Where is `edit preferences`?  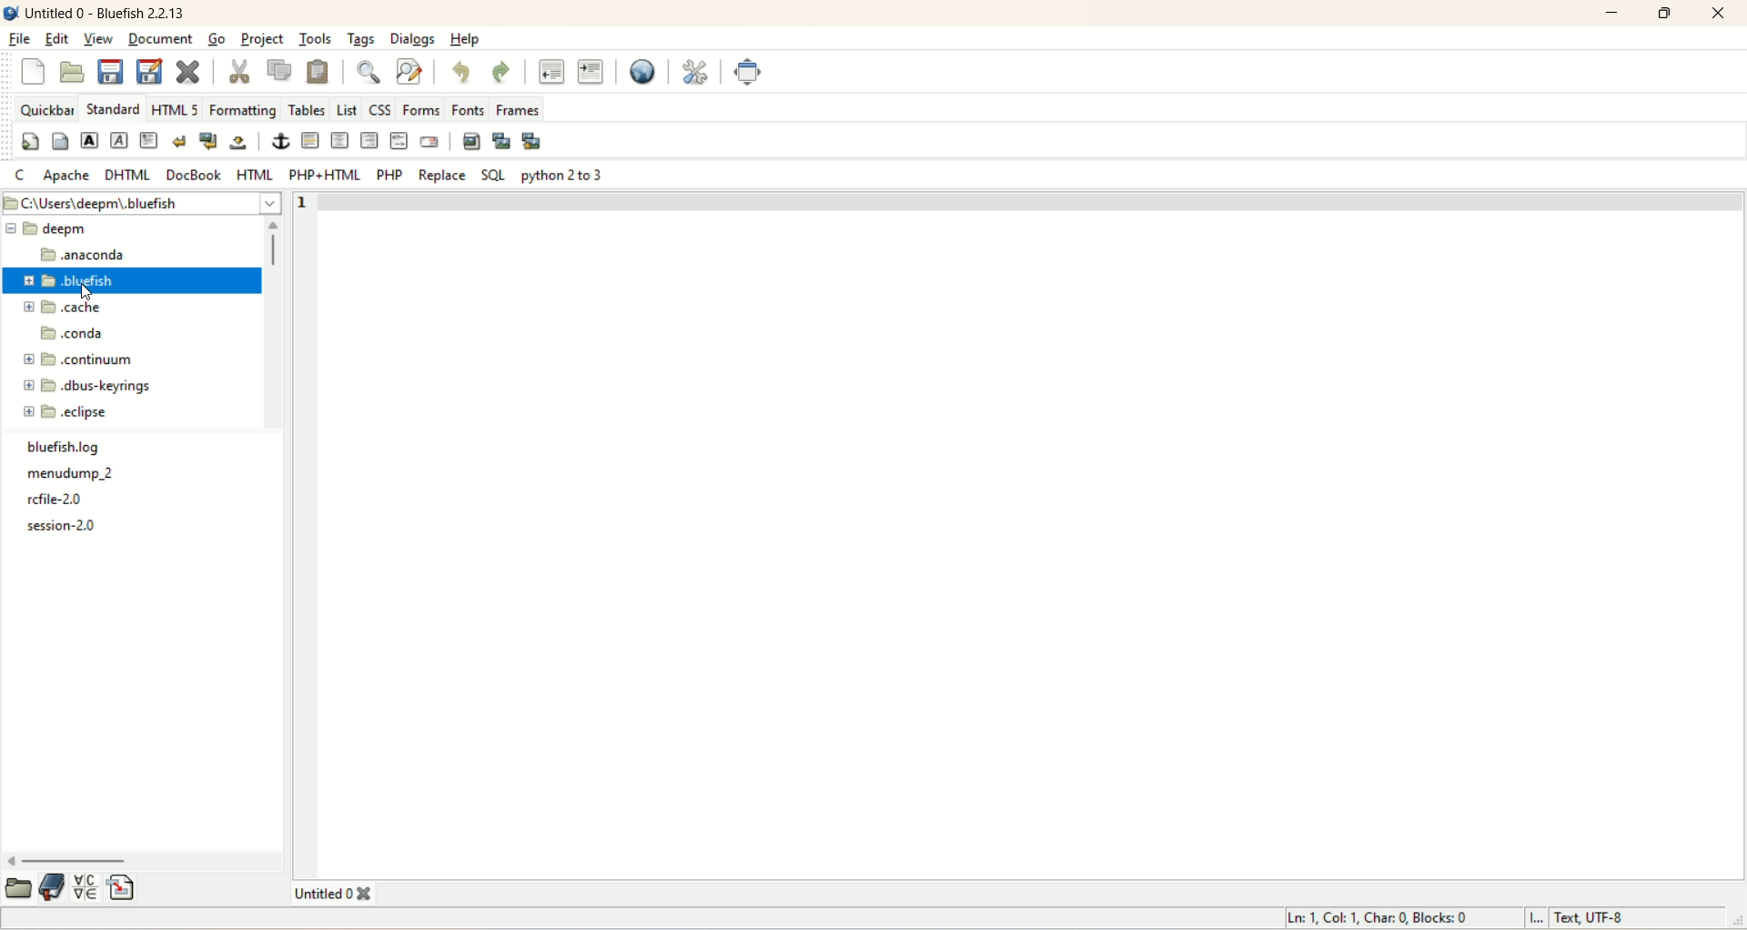 edit preferences is located at coordinates (701, 73).